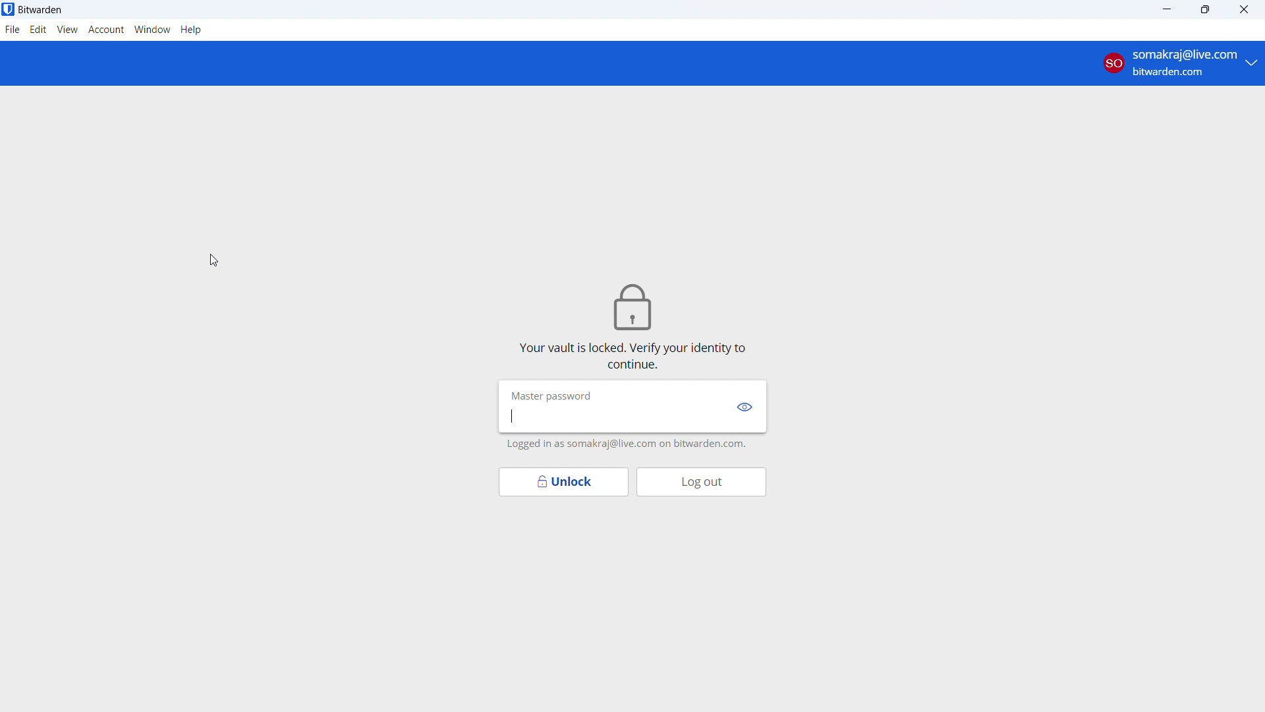 This screenshot has width=1265, height=712. What do you see at coordinates (745, 407) in the screenshot?
I see `show password` at bounding box center [745, 407].